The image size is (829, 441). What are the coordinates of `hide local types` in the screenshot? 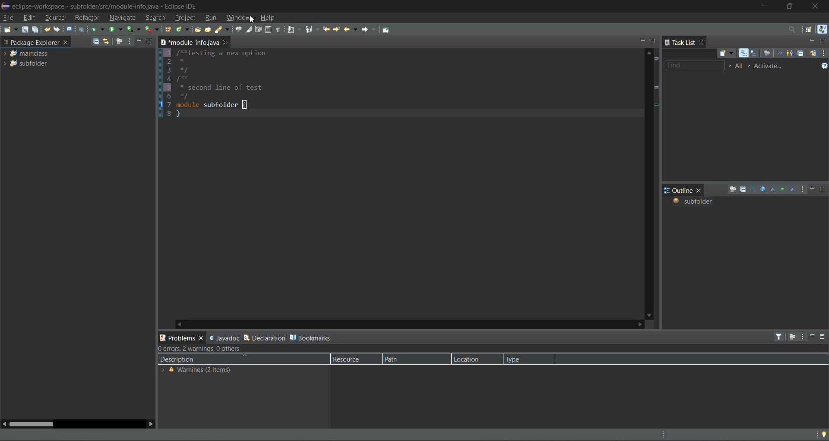 It's located at (793, 189).